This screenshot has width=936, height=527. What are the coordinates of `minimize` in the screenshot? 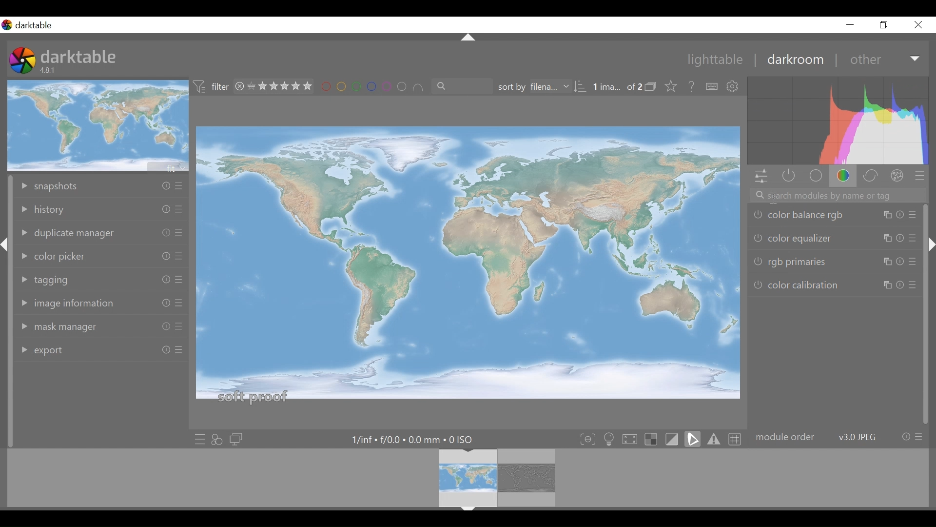 It's located at (850, 24).